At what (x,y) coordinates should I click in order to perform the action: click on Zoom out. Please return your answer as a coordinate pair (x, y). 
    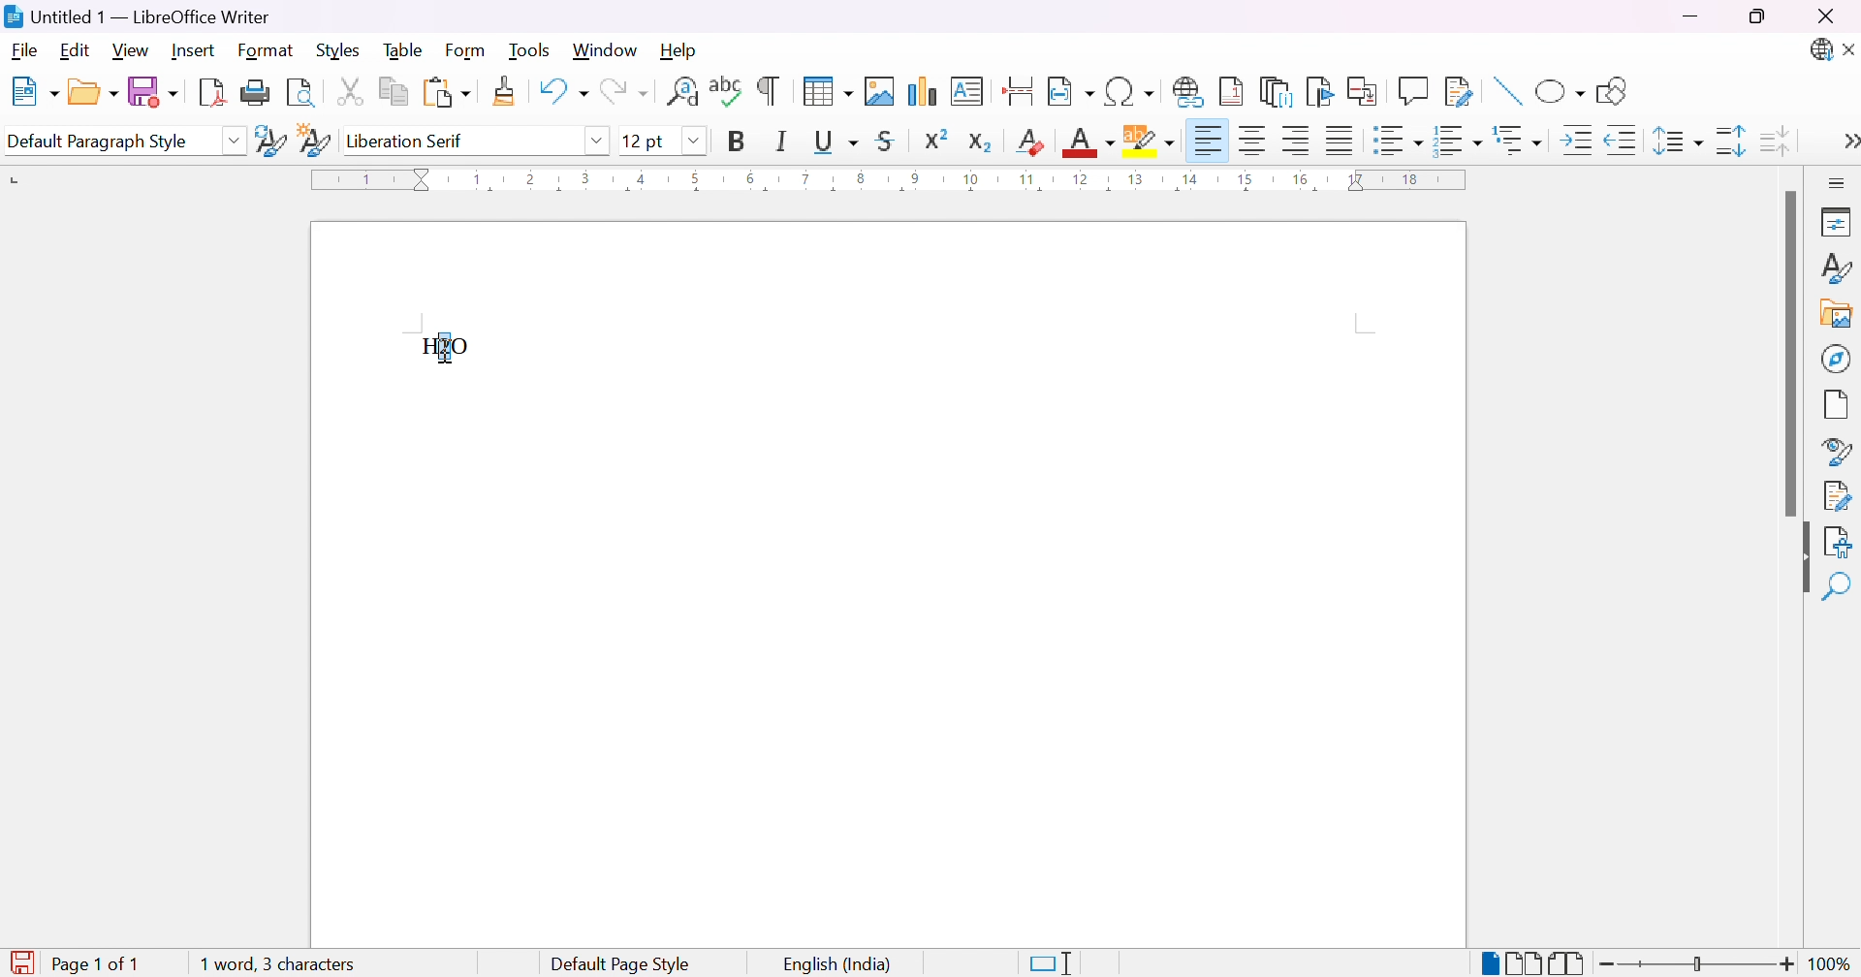
    Looking at the image, I should click on (1608, 964).